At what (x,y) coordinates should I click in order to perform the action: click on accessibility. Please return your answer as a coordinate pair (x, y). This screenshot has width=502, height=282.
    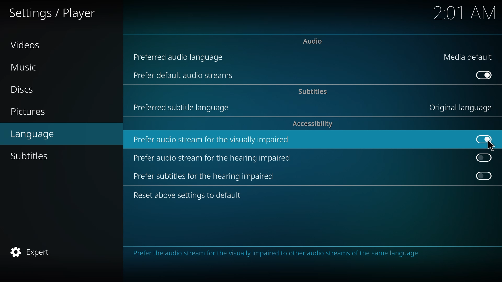
    Looking at the image, I should click on (312, 124).